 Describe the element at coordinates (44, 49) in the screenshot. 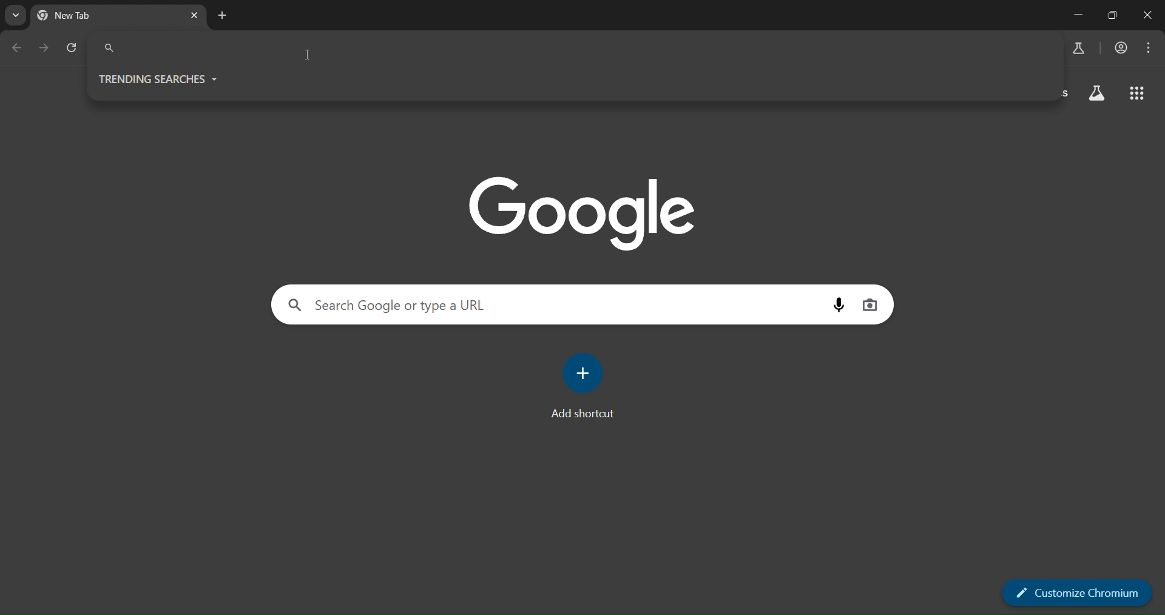

I see `go forward one page` at that location.